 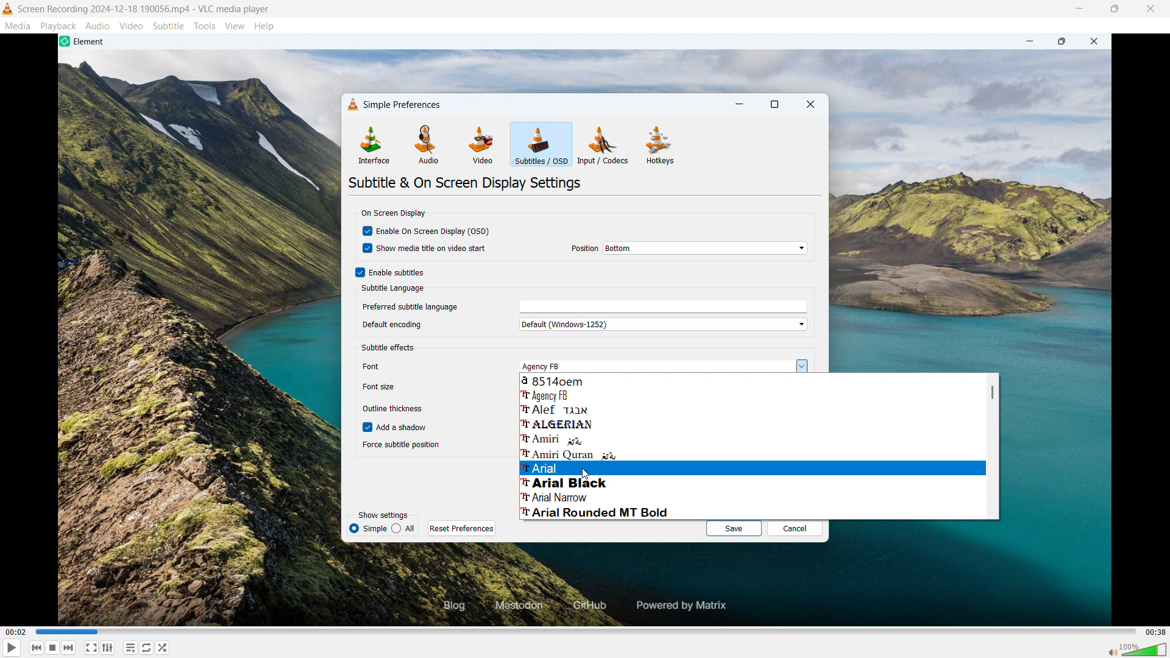 What do you see at coordinates (752, 453) in the screenshot?
I see `amiri quran` at bounding box center [752, 453].